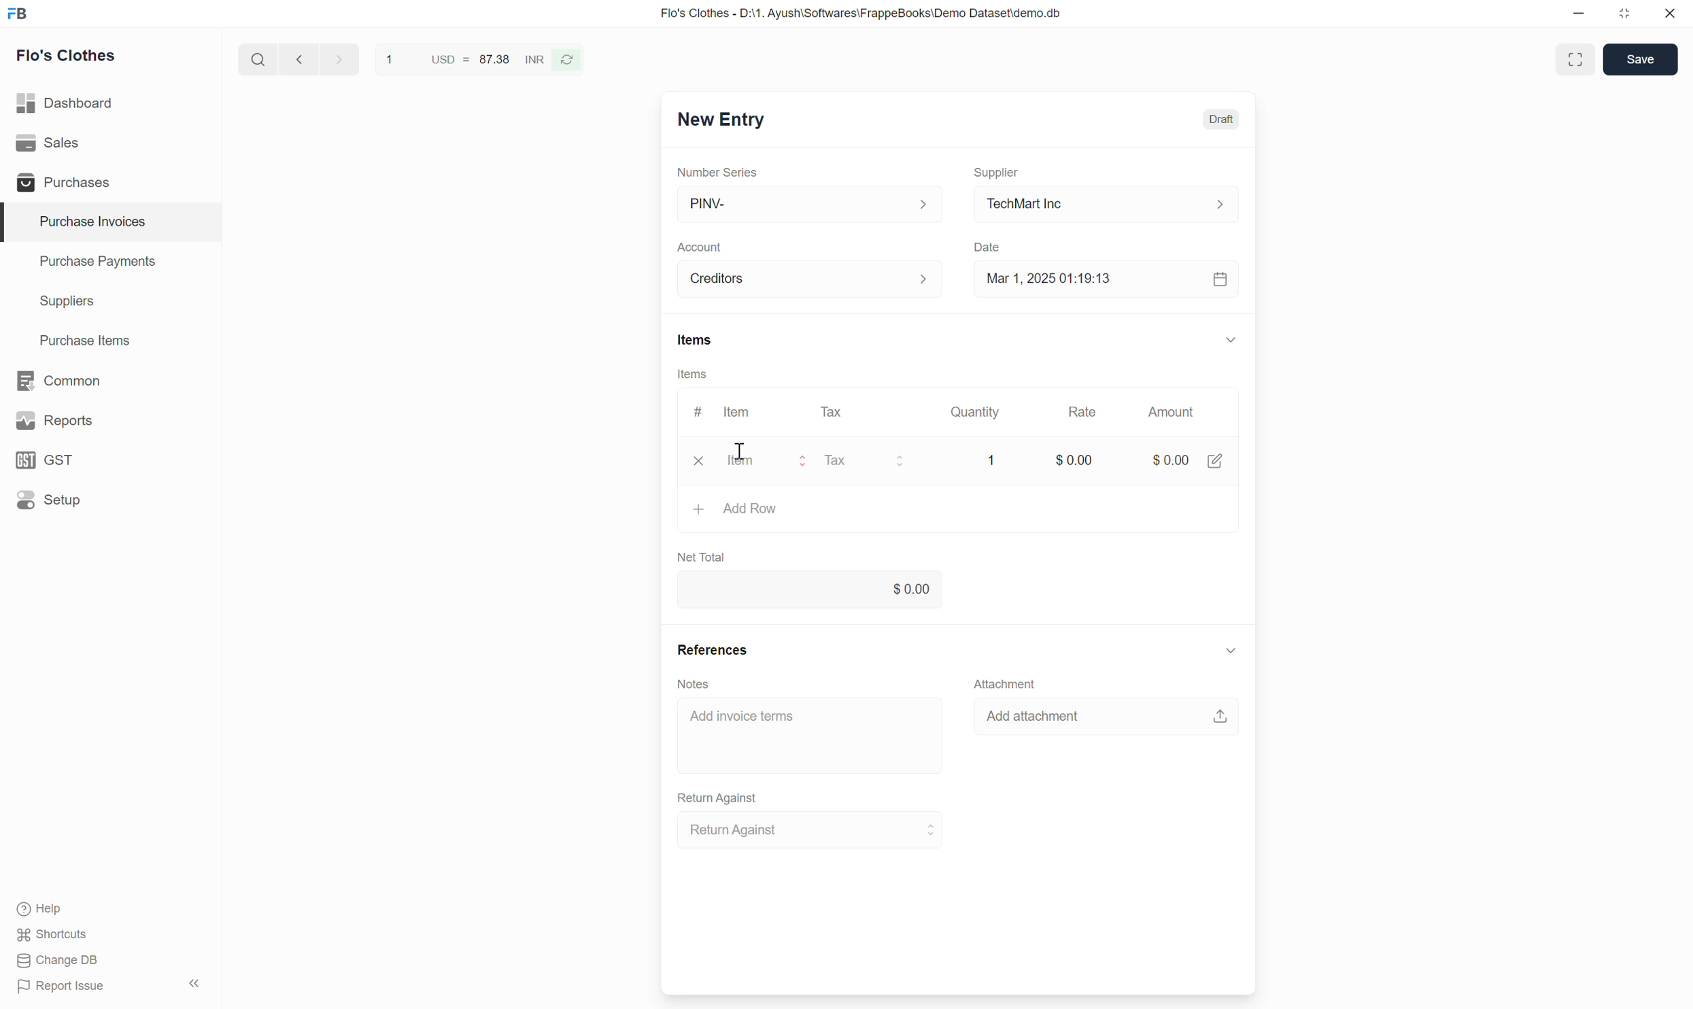 The height and width of the screenshot is (1009, 1693). I want to click on GST, so click(51, 460).